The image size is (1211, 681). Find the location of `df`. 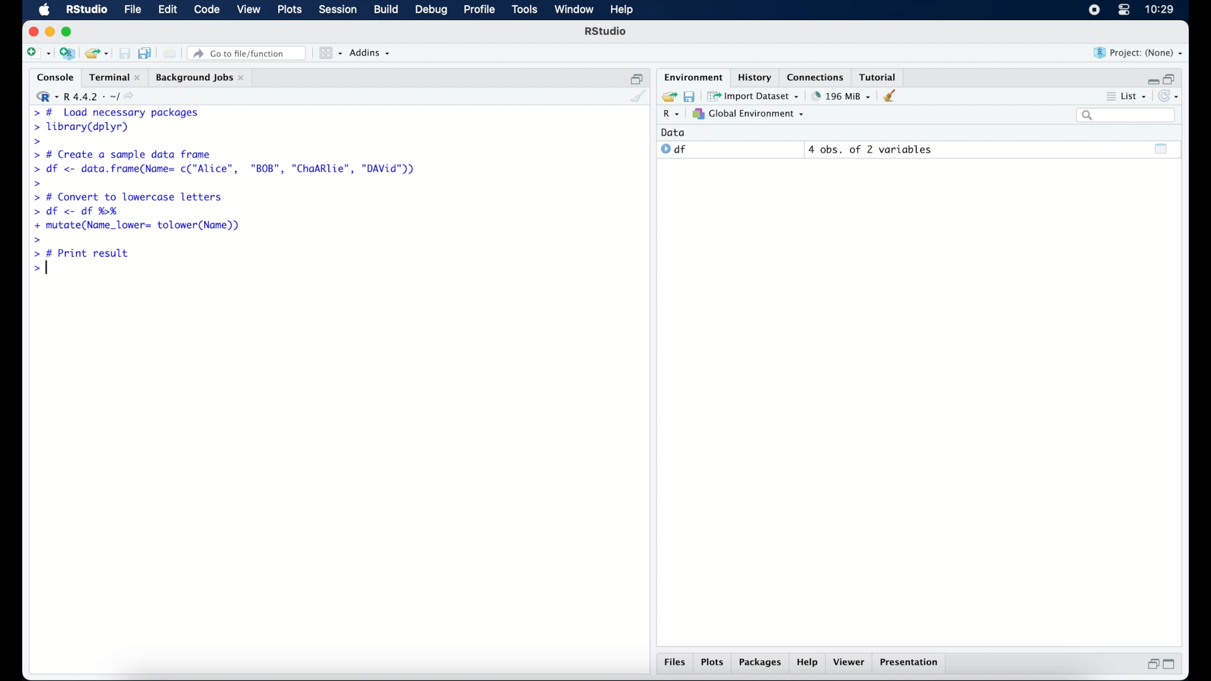

df is located at coordinates (674, 149).